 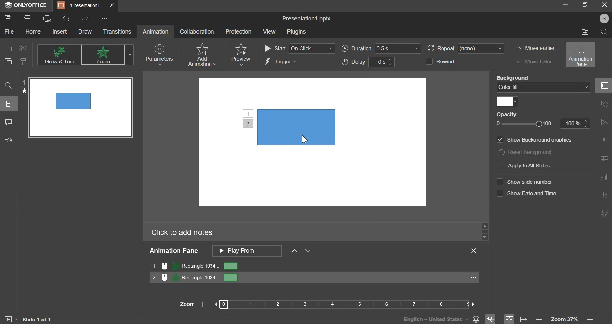 What do you see at coordinates (563, 319) in the screenshot?
I see `zoom 37%` at bounding box center [563, 319].